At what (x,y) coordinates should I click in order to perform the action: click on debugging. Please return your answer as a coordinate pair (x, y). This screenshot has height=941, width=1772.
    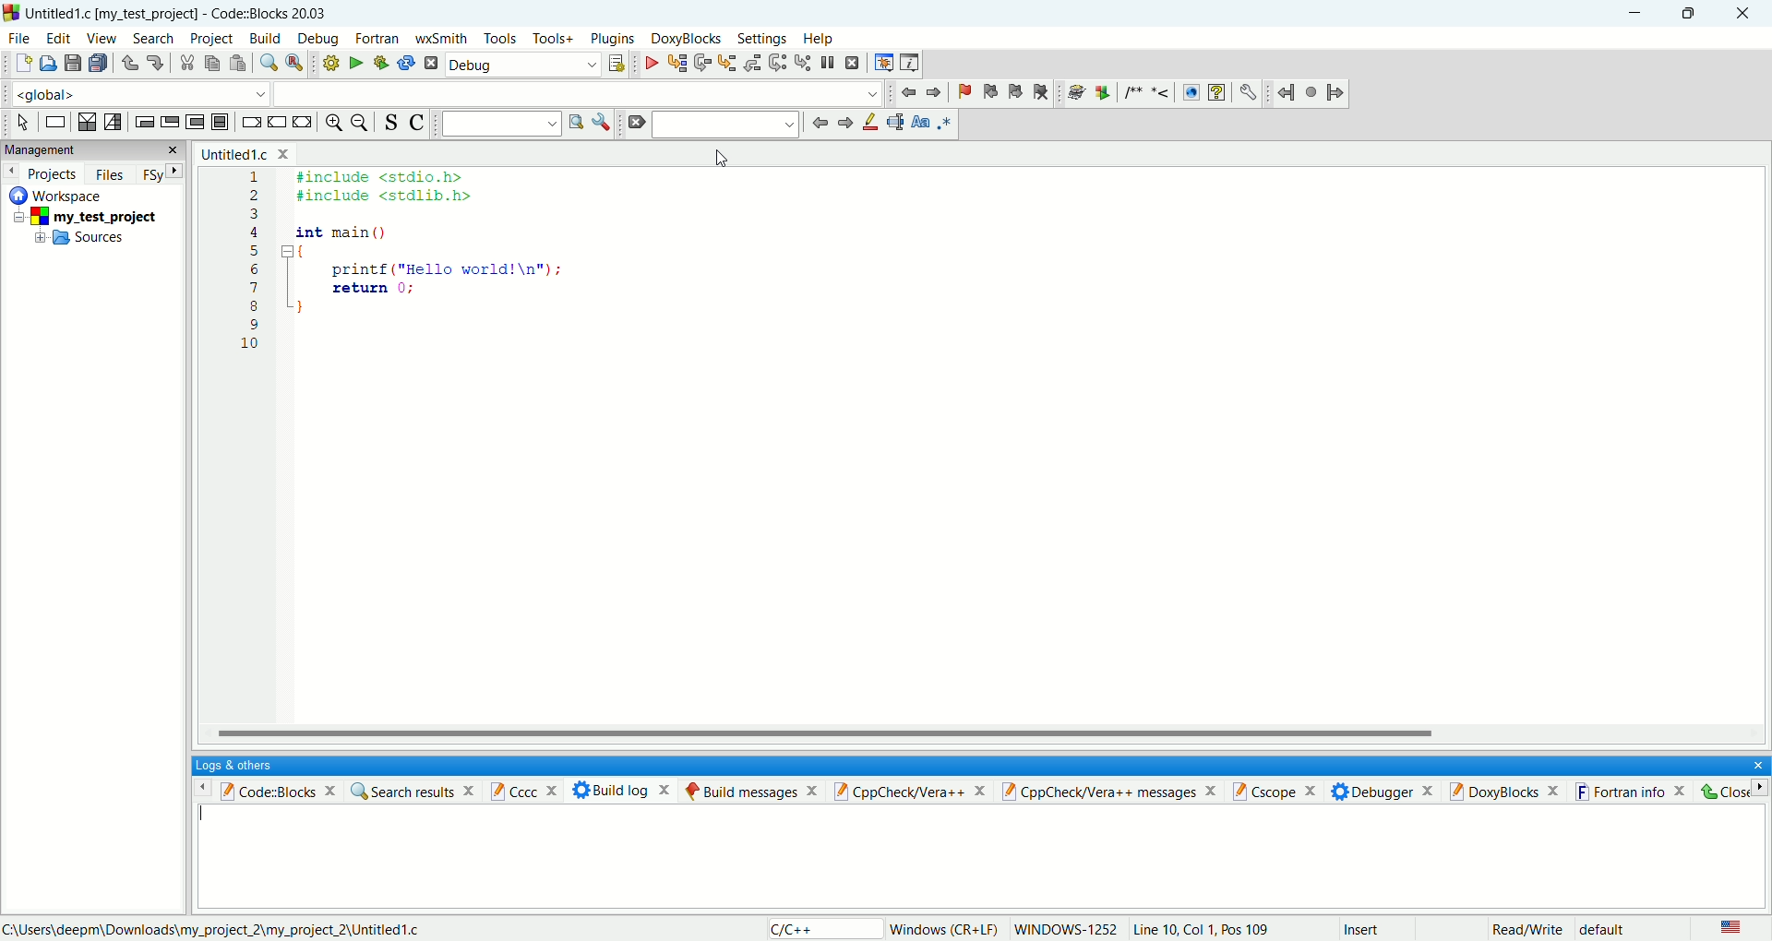
    Looking at the image, I should click on (882, 62).